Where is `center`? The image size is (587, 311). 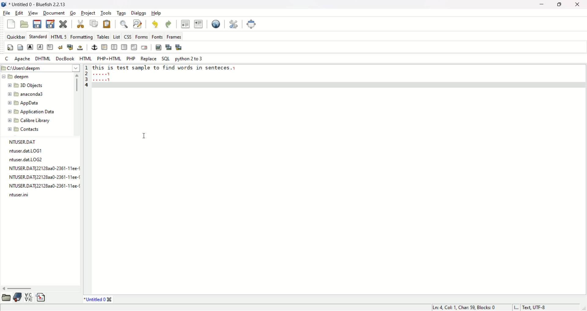
center is located at coordinates (114, 47).